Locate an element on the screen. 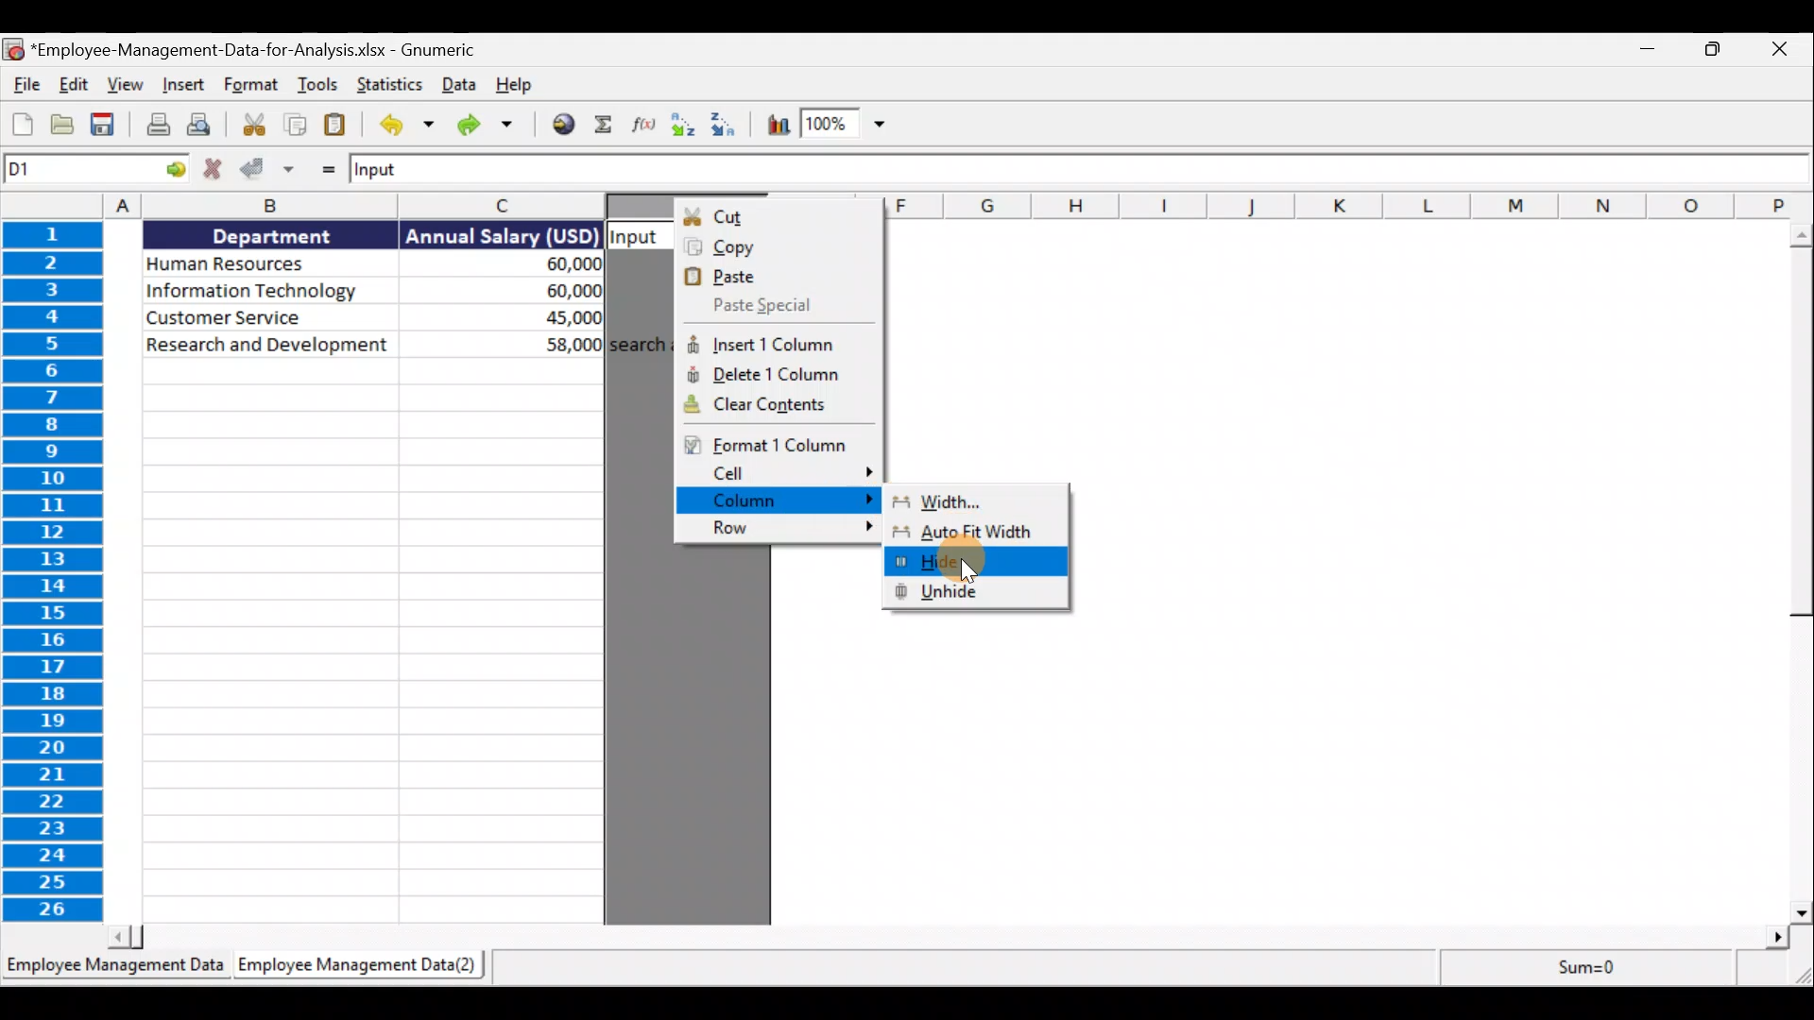 The image size is (1814, 1020). Enter formula is located at coordinates (325, 170).